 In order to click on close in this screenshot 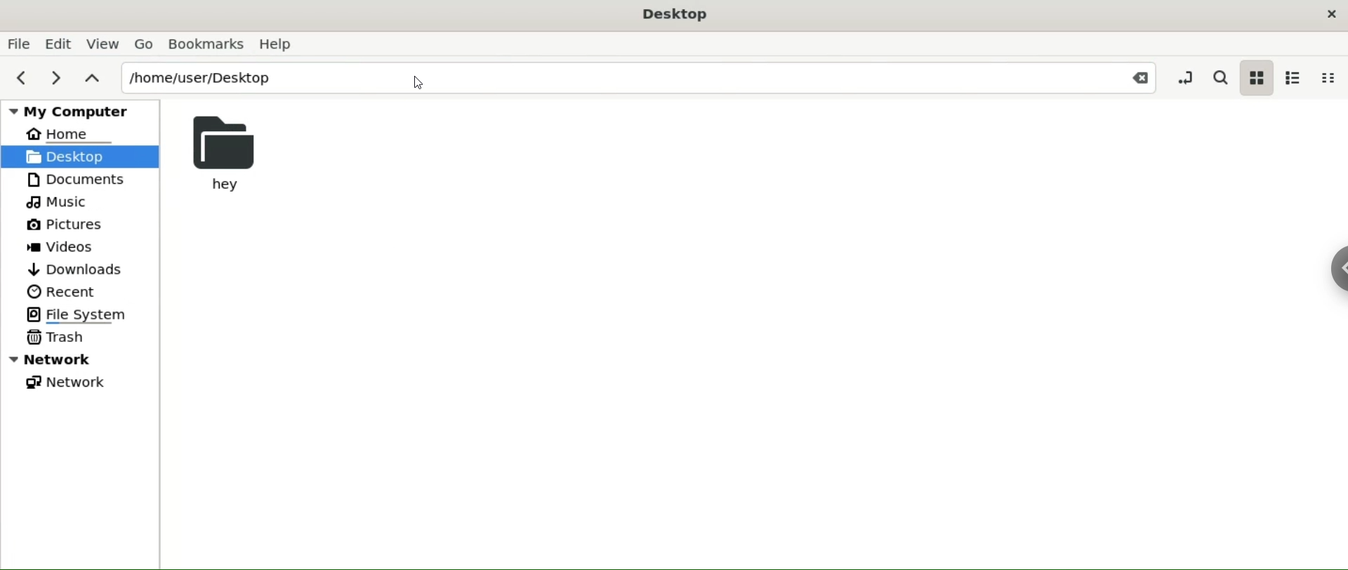, I will do `click(1333, 14)`.